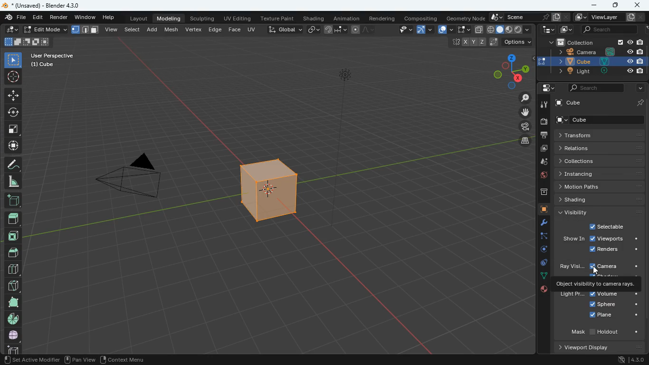 The image size is (649, 365). Describe the element at coordinates (238, 19) in the screenshot. I see `uv editing` at that location.